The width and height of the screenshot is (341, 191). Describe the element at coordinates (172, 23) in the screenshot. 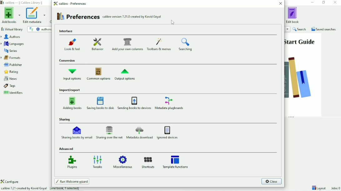

I see `Cursor` at that location.